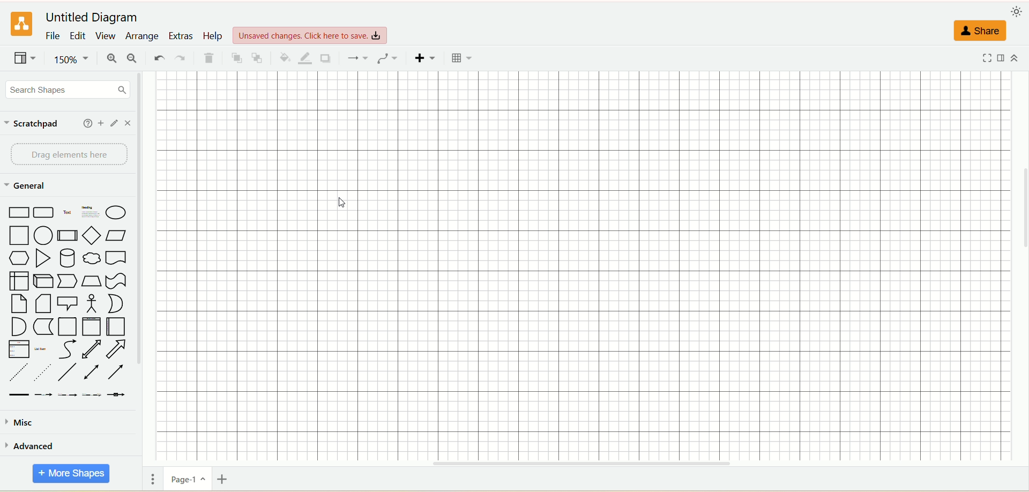  I want to click on text box, so click(89, 213).